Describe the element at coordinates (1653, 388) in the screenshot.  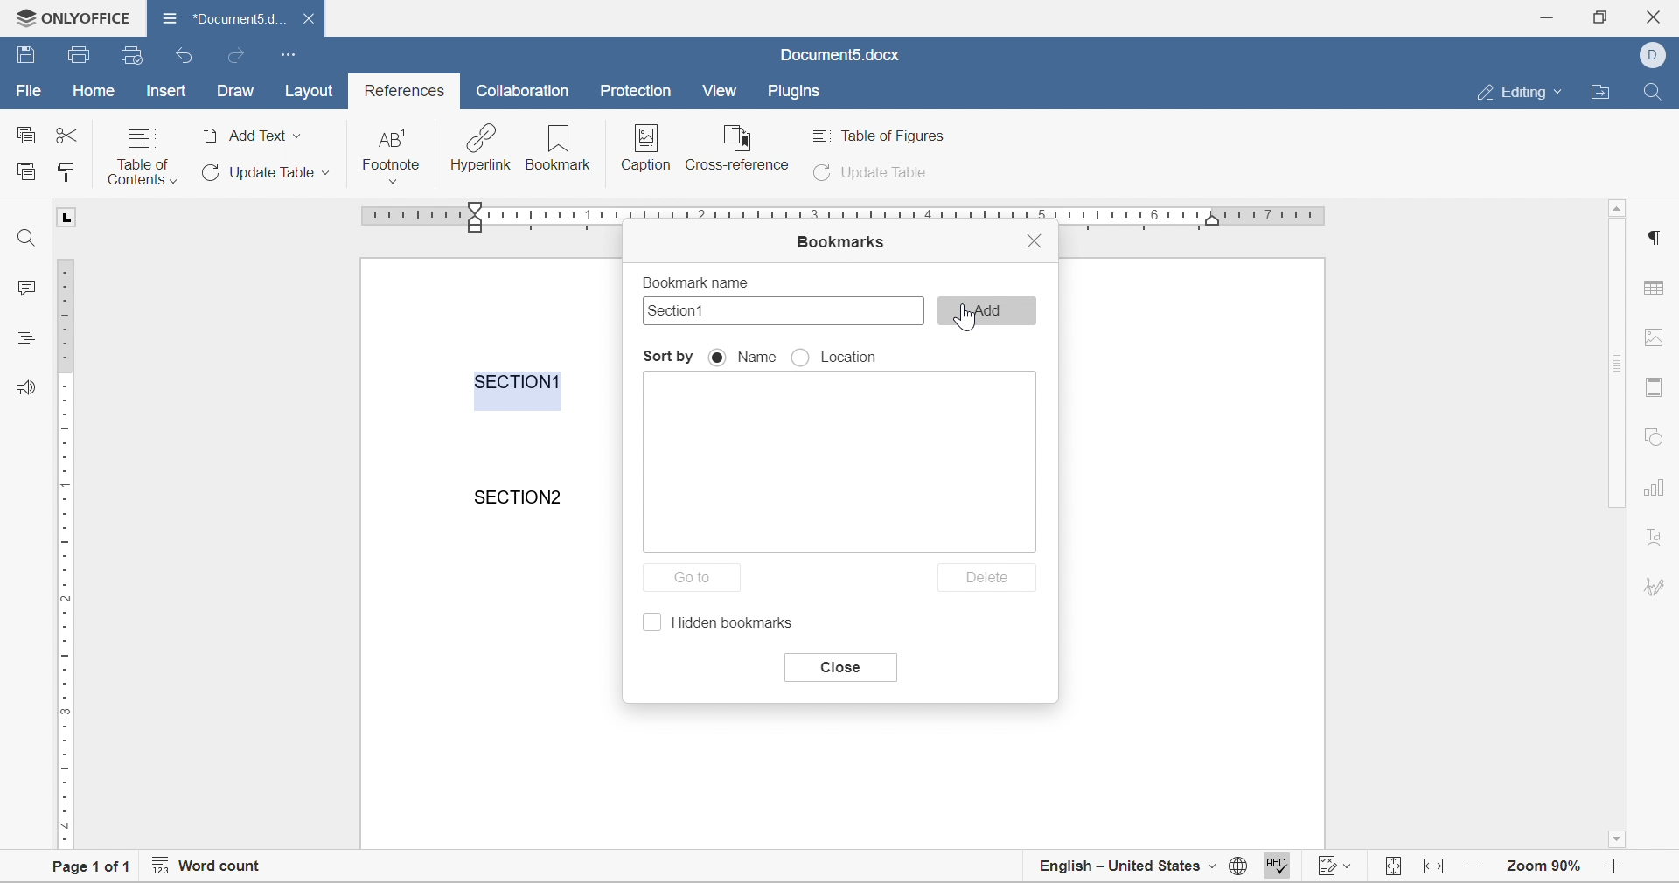
I see `header & footer settings` at that location.